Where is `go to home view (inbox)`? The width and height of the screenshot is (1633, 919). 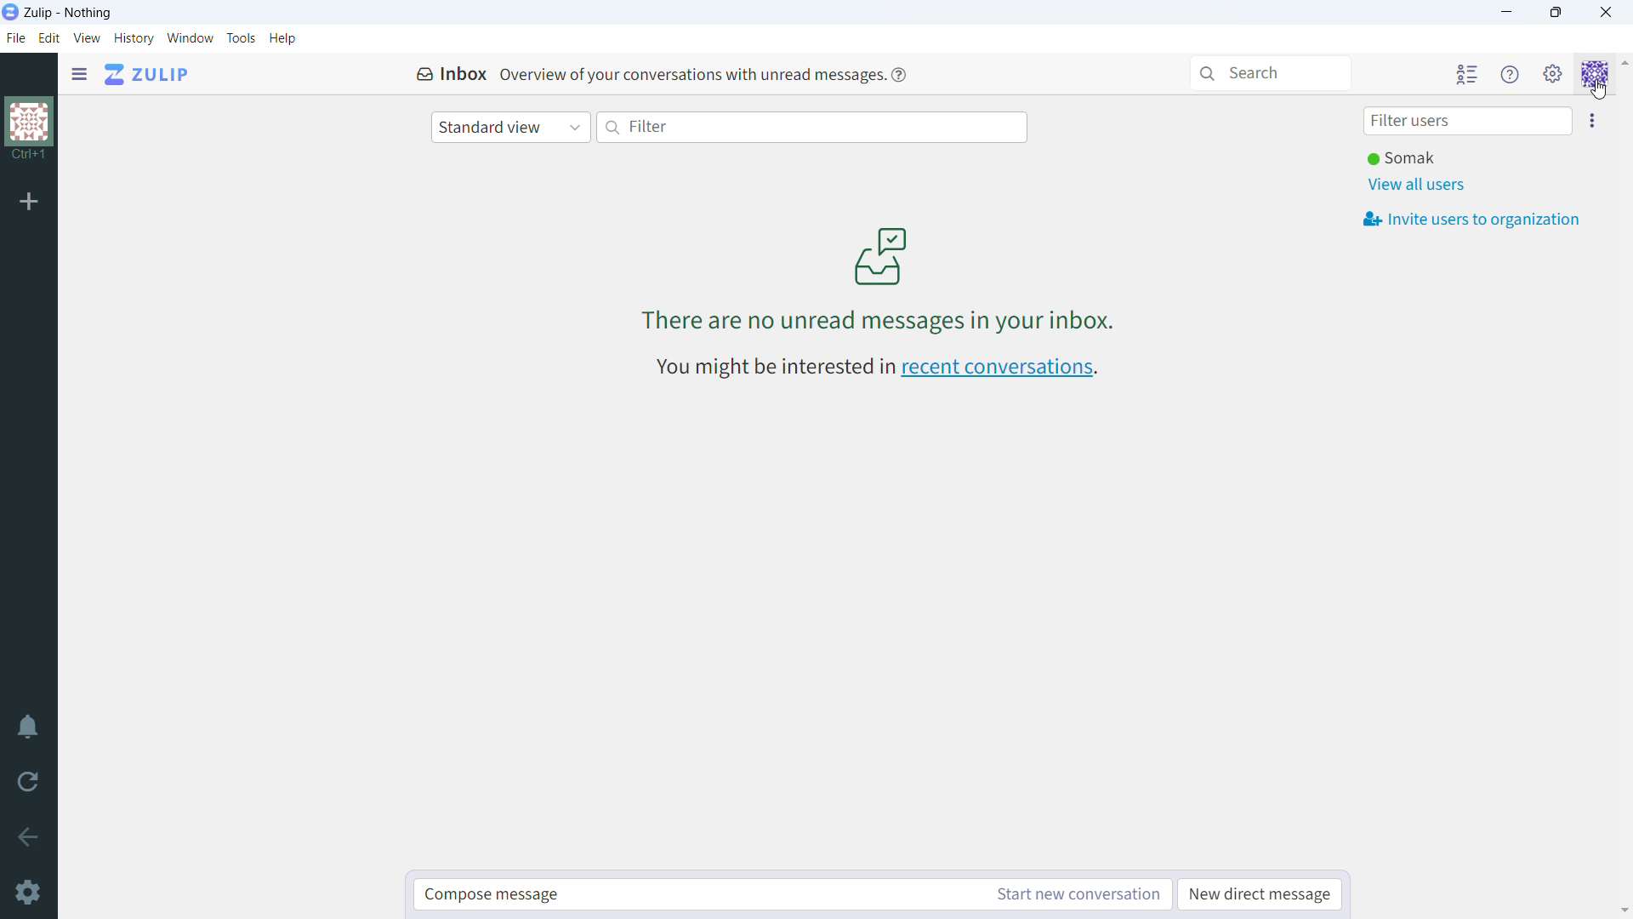 go to home view (inbox) is located at coordinates (145, 74).